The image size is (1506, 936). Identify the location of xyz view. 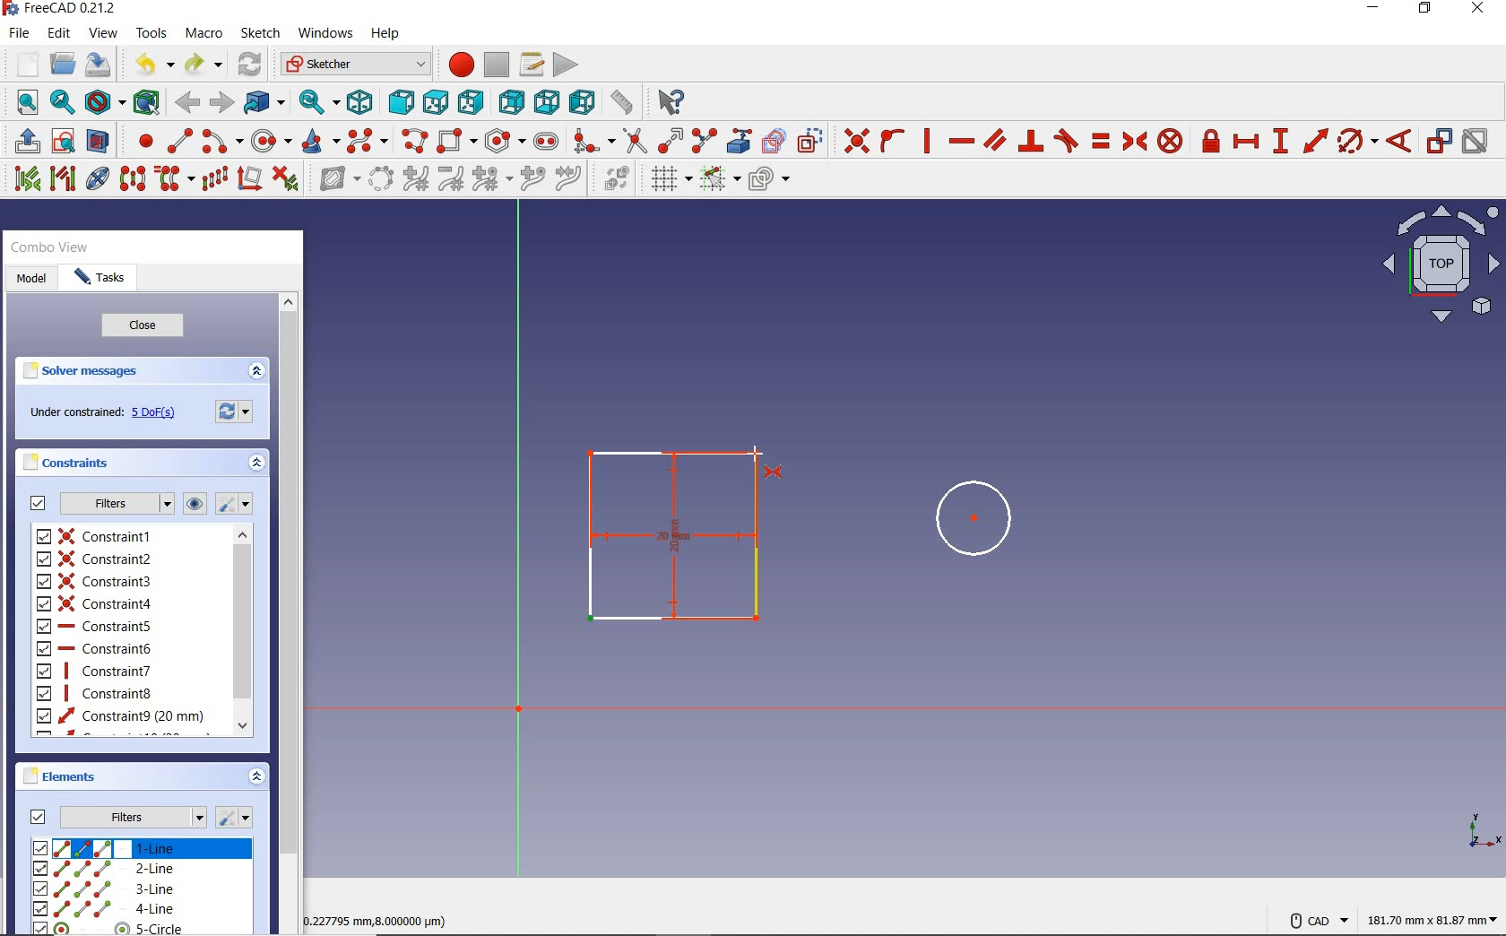
(1482, 832).